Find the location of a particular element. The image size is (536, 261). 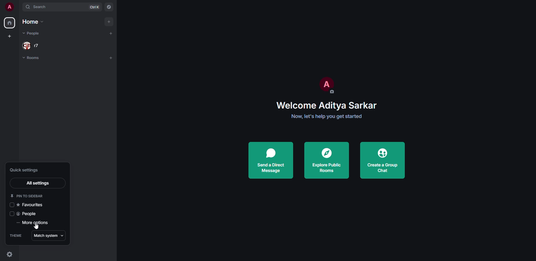

theme is located at coordinates (16, 235).